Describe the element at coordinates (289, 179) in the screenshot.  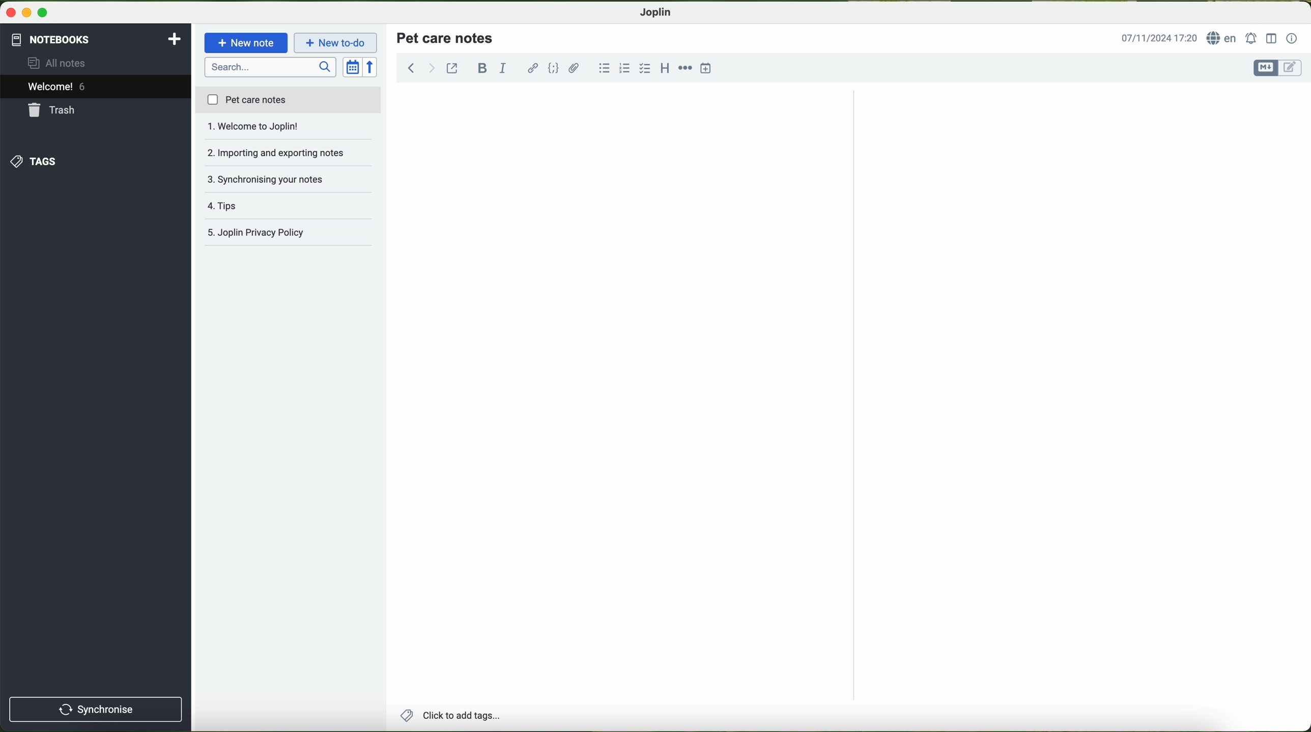
I see `tips` at that location.